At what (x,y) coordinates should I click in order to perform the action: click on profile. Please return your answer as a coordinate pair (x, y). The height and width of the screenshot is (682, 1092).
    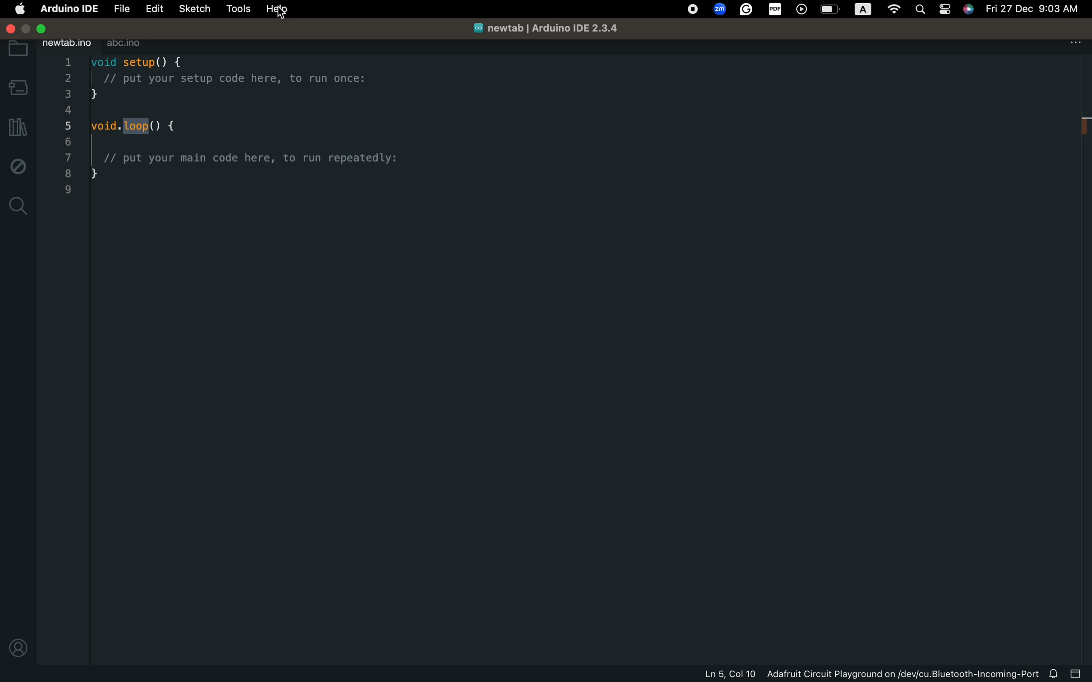
    Looking at the image, I should click on (18, 648).